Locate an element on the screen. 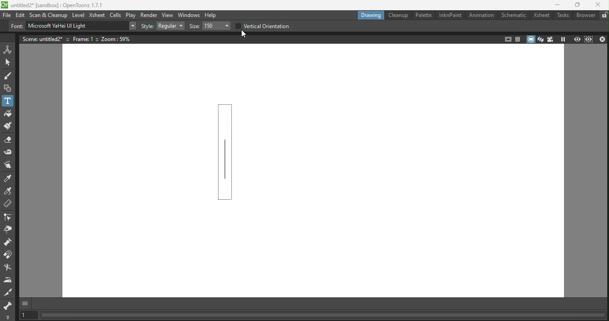 The height and width of the screenshot is (321, 609). Play is located at coordinates (131, 15).